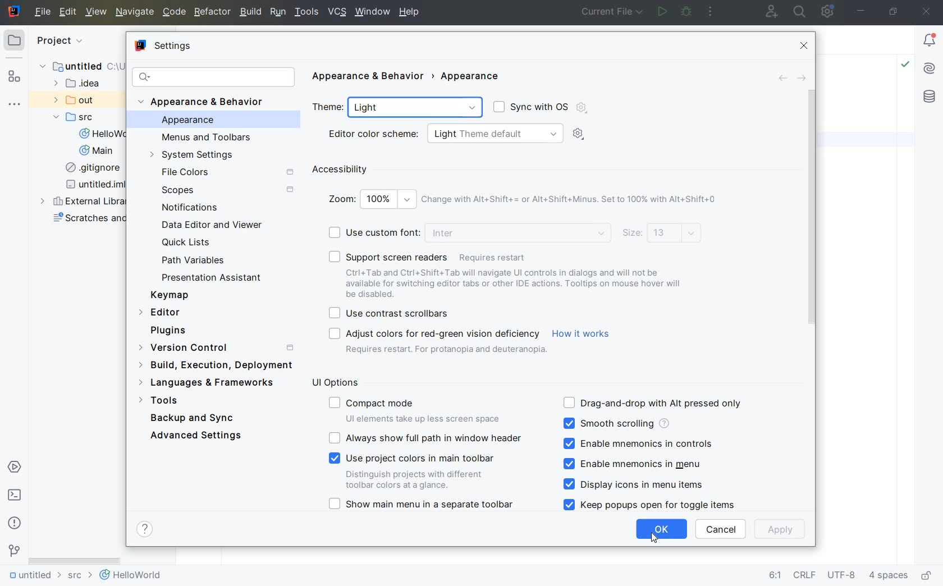  Describe the element at coordinates (436, 342) in the screenshot. I see `ADJUST COLORS FOR RED-GREEN VISION DEFICIENCY` at that location.